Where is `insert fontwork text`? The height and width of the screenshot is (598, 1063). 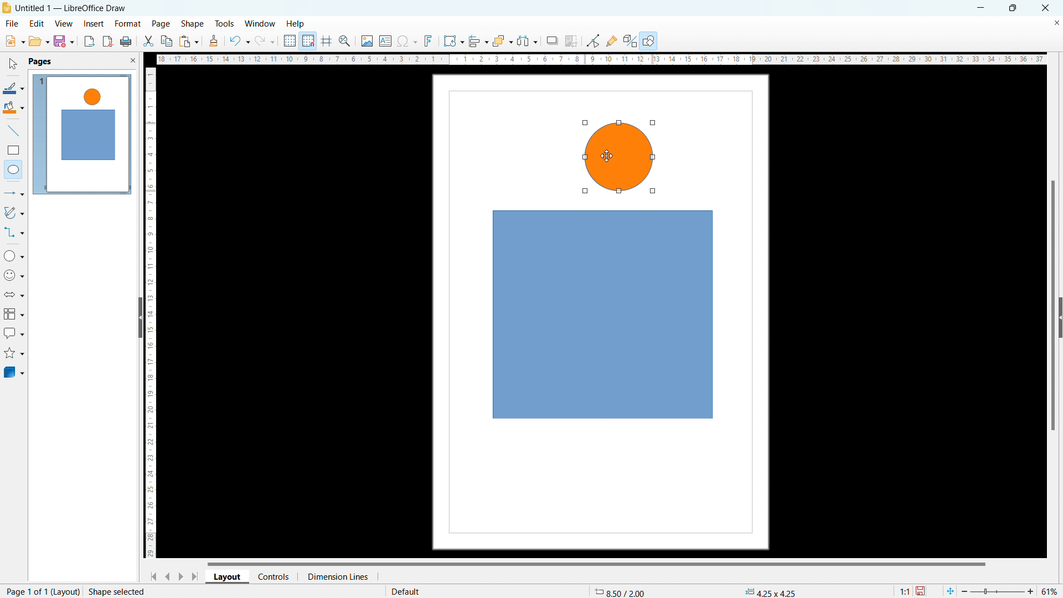 insert fontwork text is located at coordinates (429, 40).